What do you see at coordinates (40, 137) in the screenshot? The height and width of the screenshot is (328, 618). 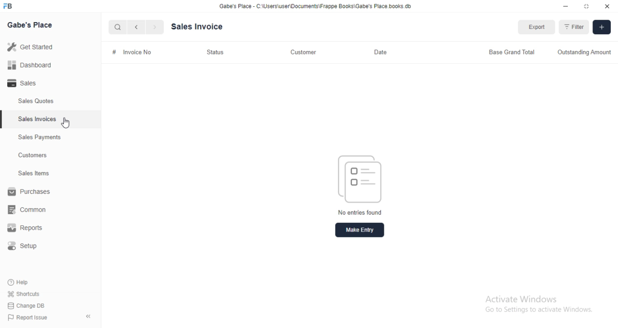 I see `Sales Payments` at bounding box center [40, 137].